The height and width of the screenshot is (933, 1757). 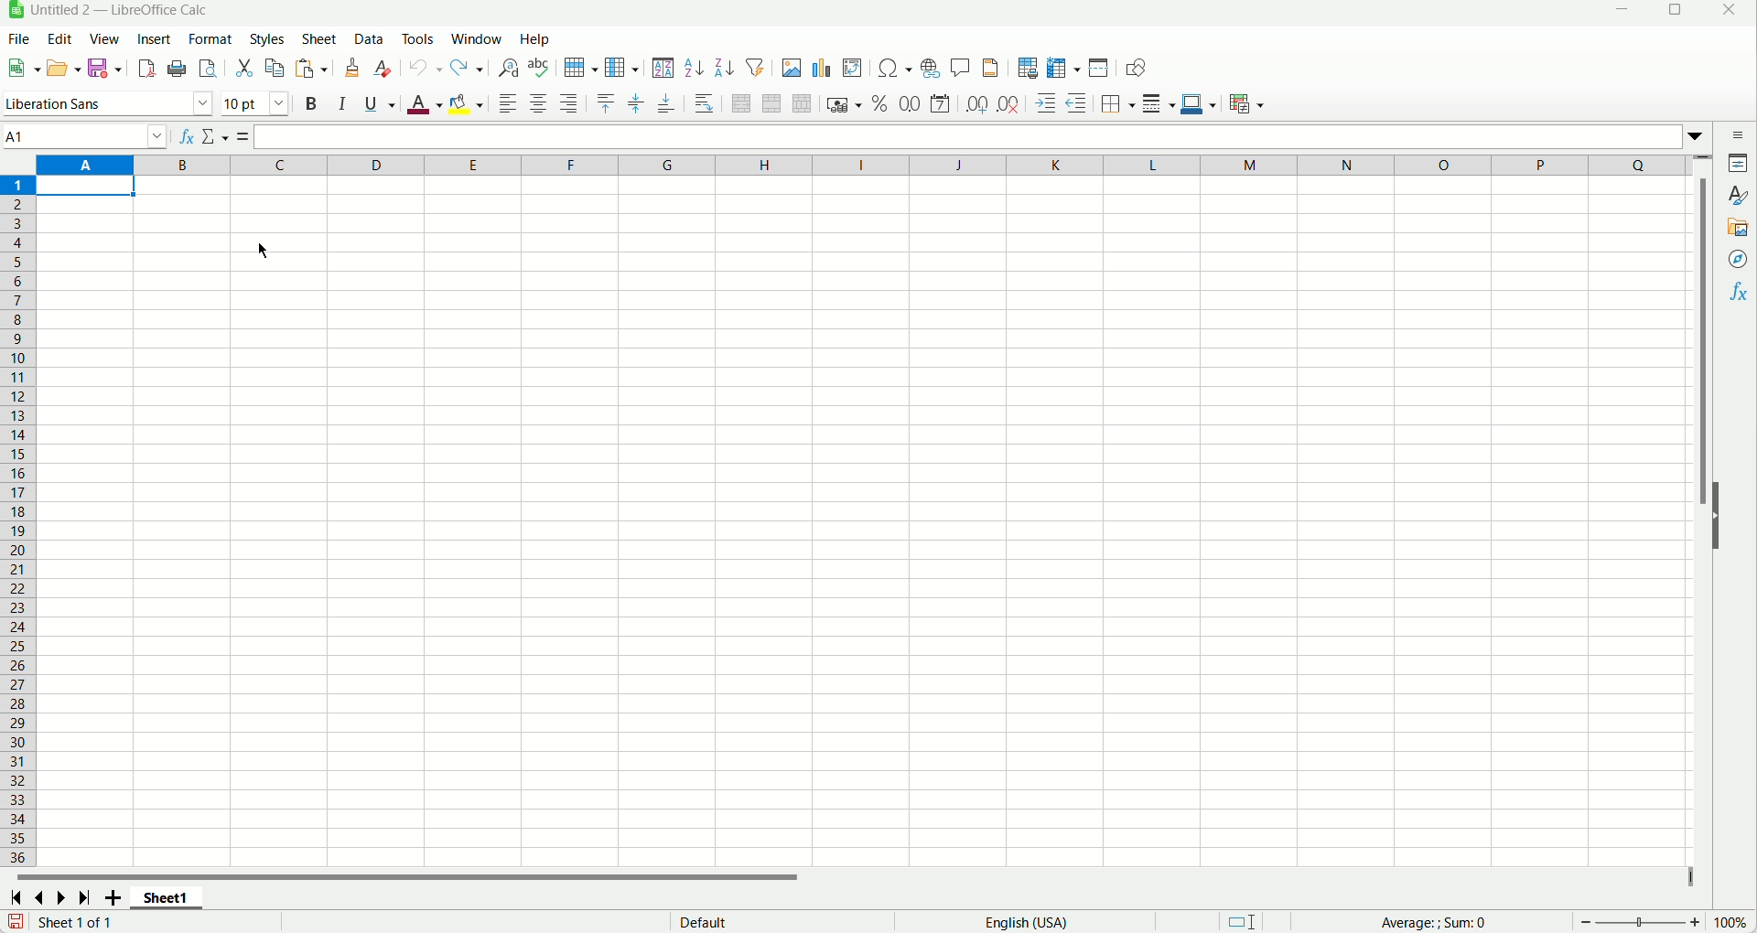 What do you see at coordinates (188, 139) in the screenshot?
I see `Function wizard` at bounding box center [188, 139].